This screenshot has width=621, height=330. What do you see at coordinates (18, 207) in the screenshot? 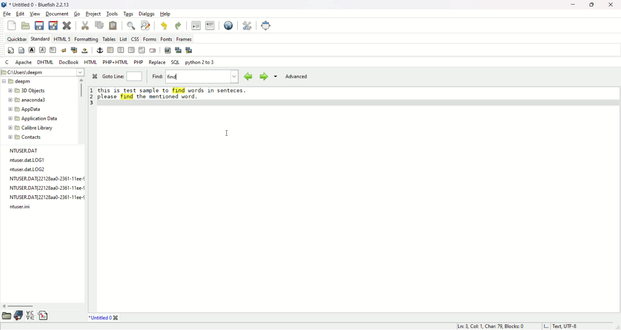
I see `ntuser.ini` at bounding box center [18, 207].